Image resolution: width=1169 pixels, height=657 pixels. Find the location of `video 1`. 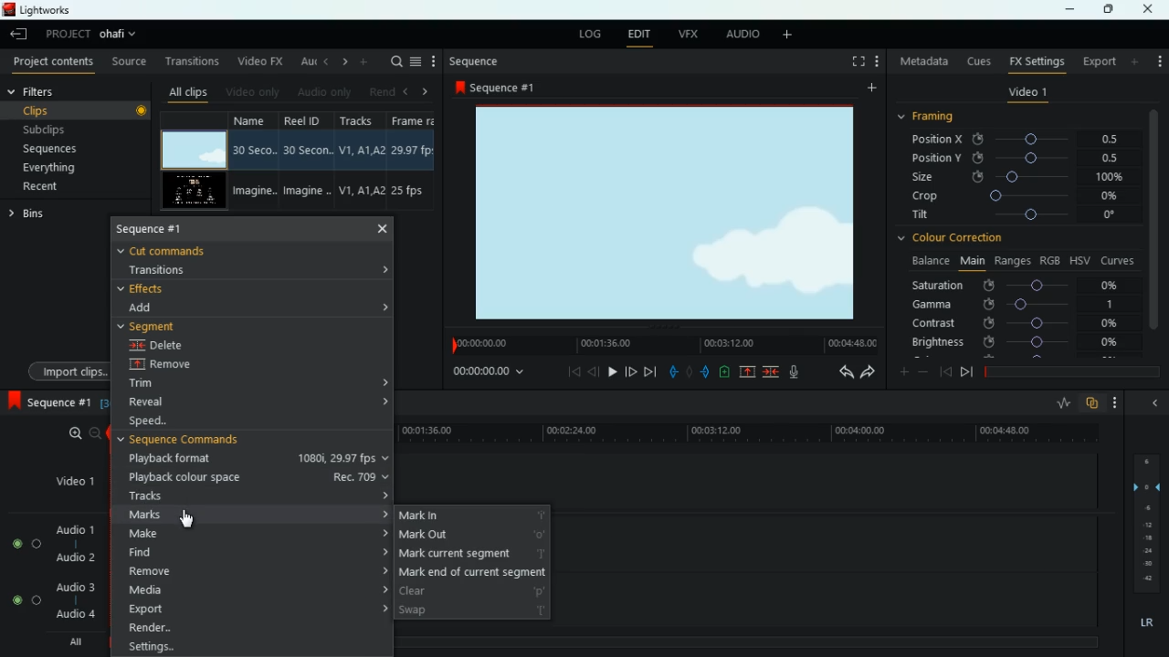

video 1 is located at coordinates (1028, 92).